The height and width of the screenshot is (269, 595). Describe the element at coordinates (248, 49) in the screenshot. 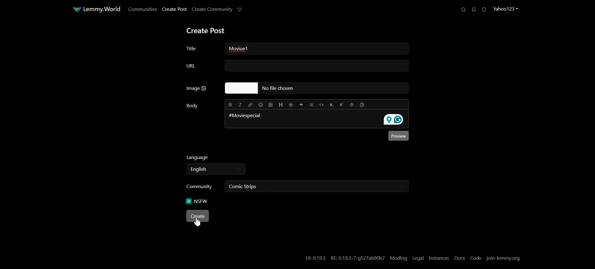

I see `Moviue1` at that location.